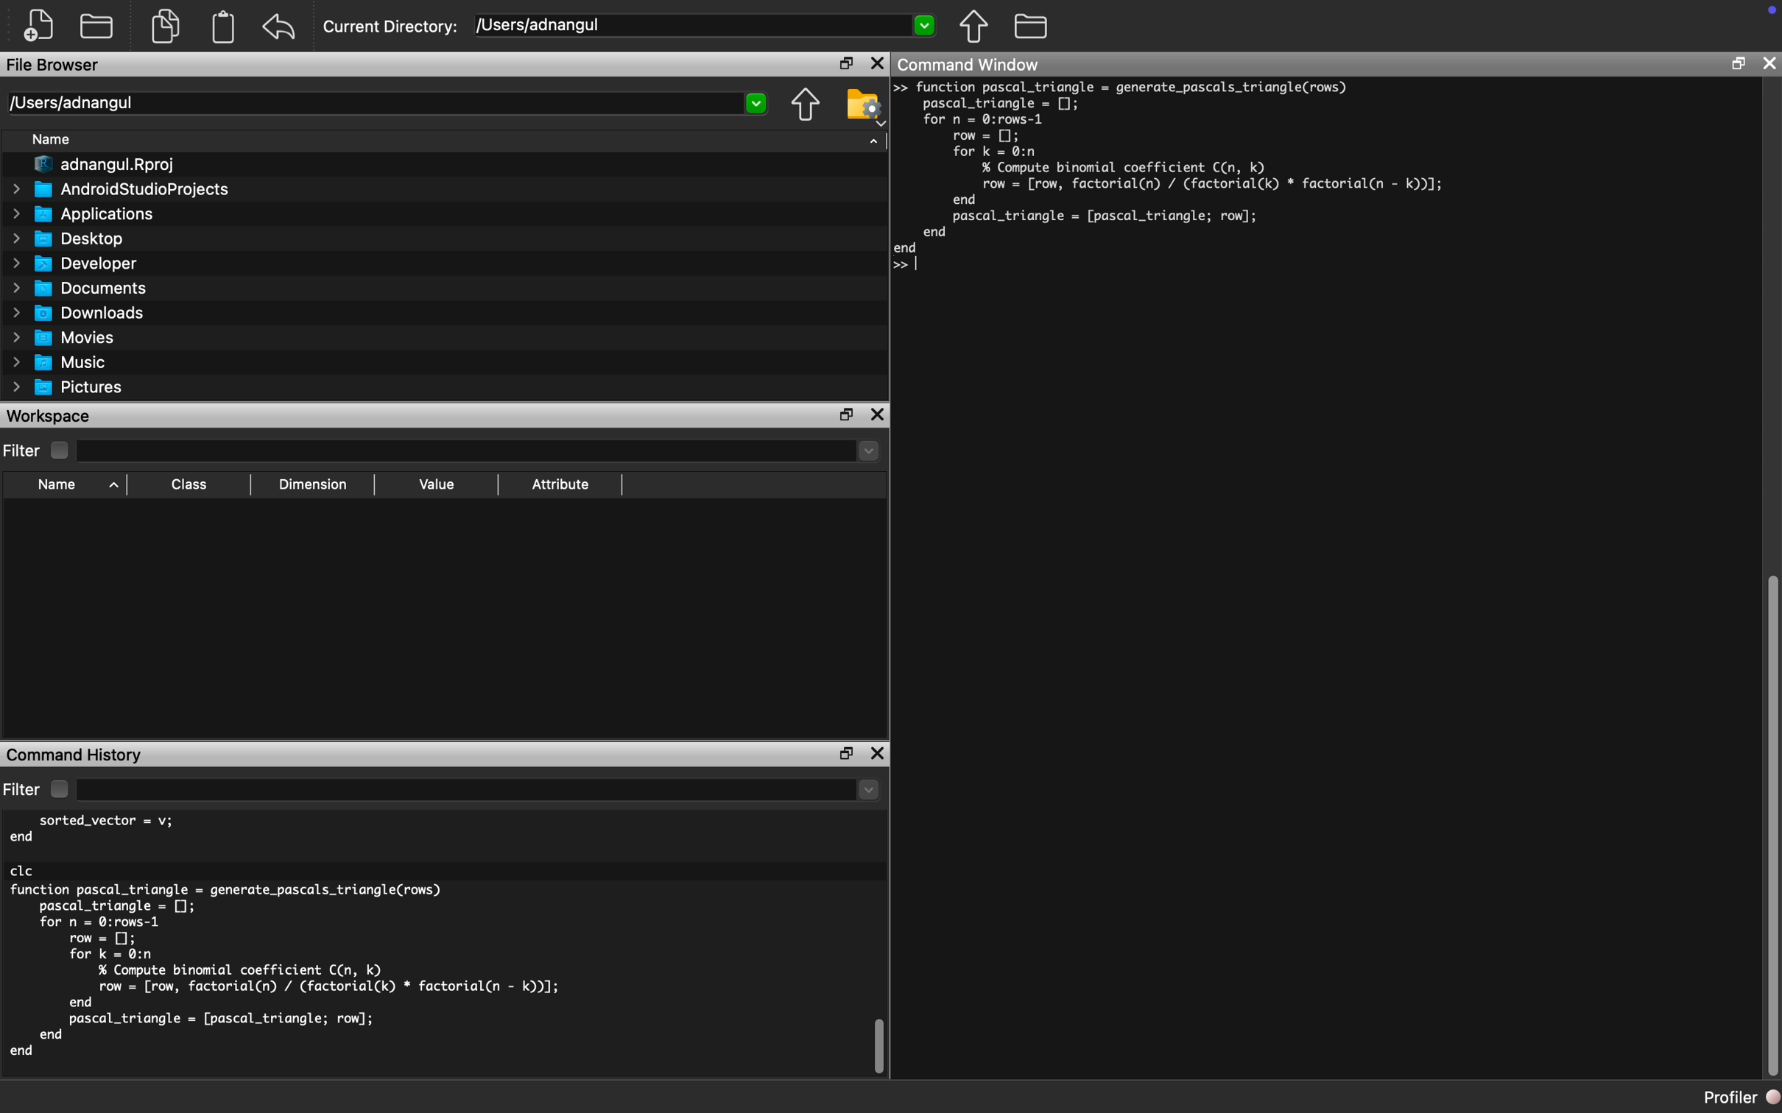 The height and width of the screenshot is (1113, 1782). I want to click on sorted_vector = V, end clc, so click(111, 844).